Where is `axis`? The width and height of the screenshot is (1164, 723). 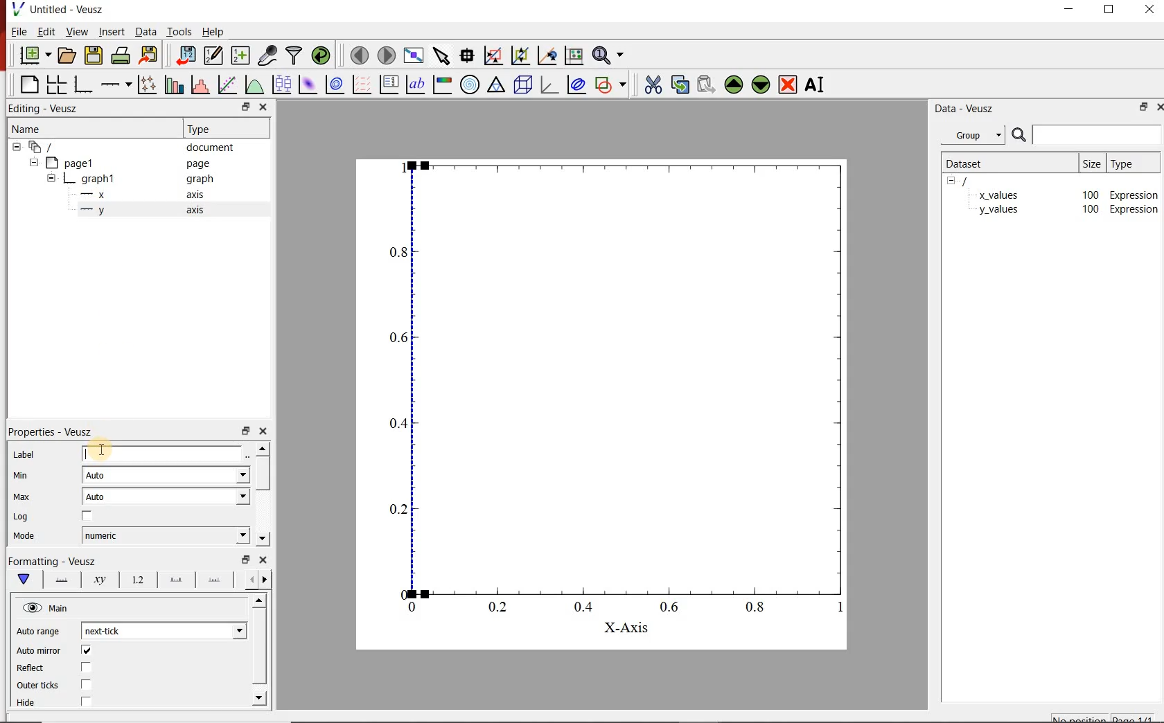
axis is located at coordinates (197, 195).